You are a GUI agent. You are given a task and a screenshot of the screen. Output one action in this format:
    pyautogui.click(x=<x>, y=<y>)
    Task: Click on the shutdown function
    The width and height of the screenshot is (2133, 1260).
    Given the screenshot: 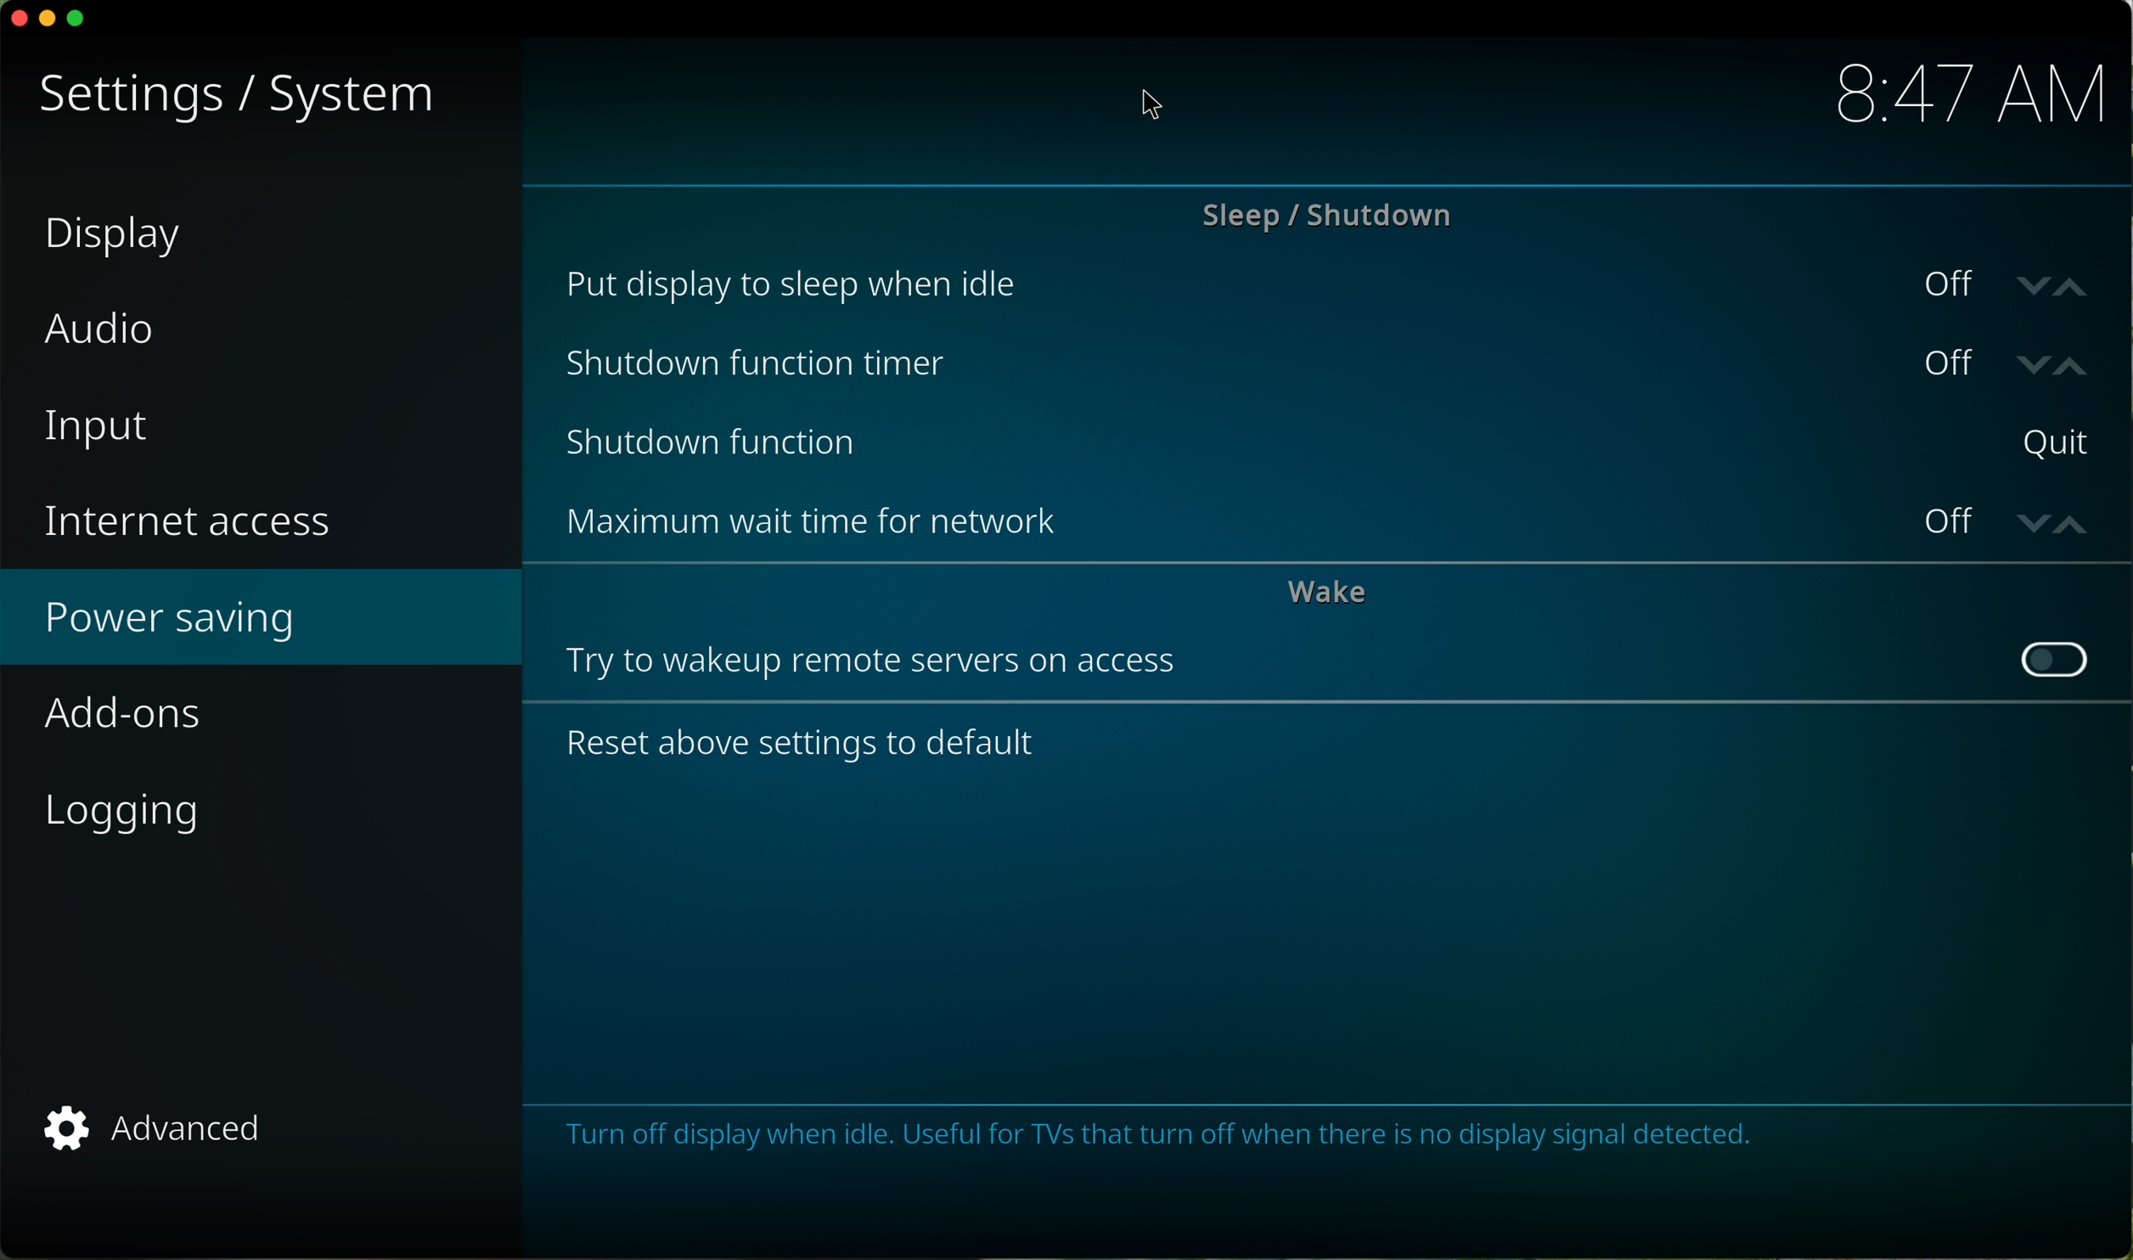 What is the action you would take?
    pyautogui.click(x=714, y=444)
    